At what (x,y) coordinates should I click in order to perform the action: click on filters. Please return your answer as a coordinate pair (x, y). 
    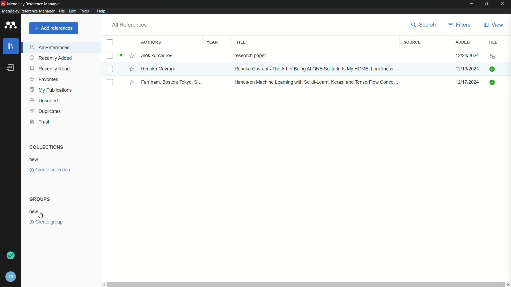
    Looking at the image, I should click on (459, 24).